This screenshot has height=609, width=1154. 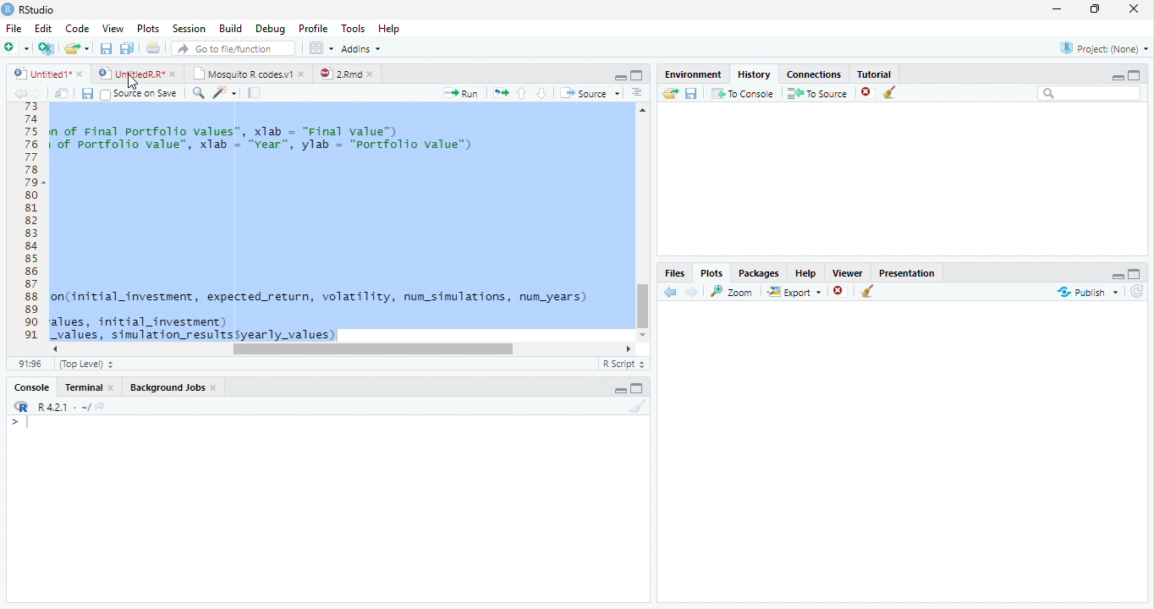 What do you see at coordinates (805, 272) in the screenshot?
I see `Help` at bounding box center [805, 272].